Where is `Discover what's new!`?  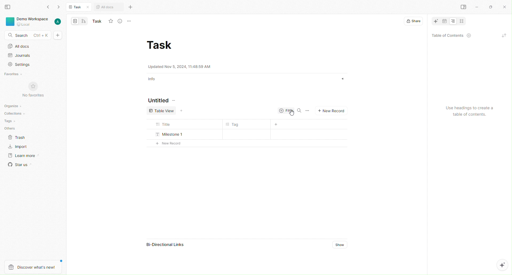 Discover what's new! is located at coordinates (34, 265).